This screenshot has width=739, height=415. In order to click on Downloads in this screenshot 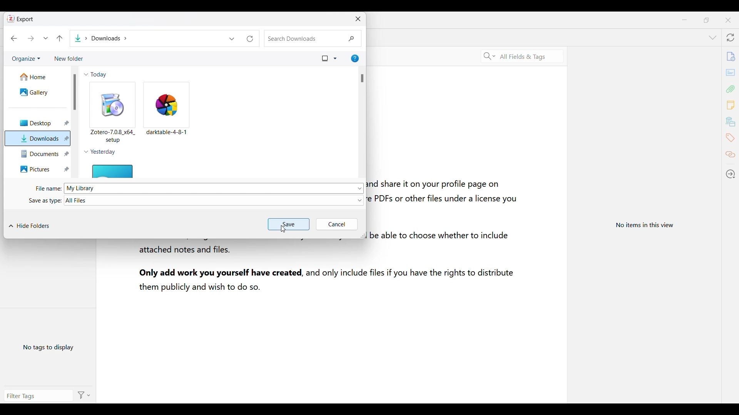, I will do `click(144, 38)`.